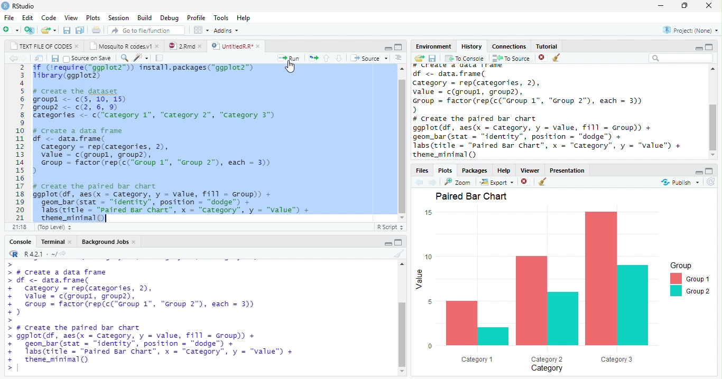  What do you see at coordinates (141, 58) in the screenshot?
I see `code tools` at bounding box center [141, 58].